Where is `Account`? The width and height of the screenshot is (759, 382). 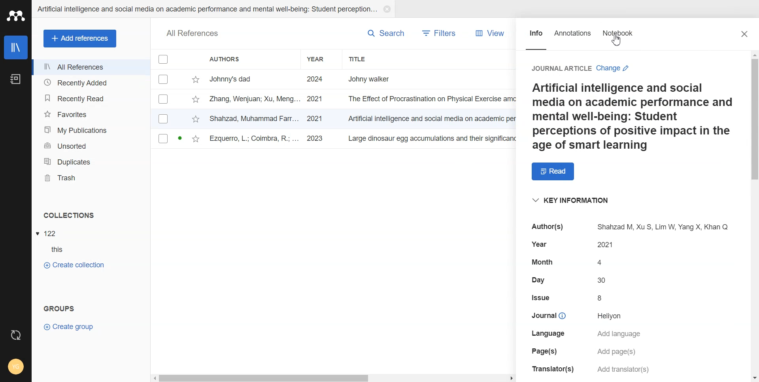
Account is located at coordinates (16, 367).